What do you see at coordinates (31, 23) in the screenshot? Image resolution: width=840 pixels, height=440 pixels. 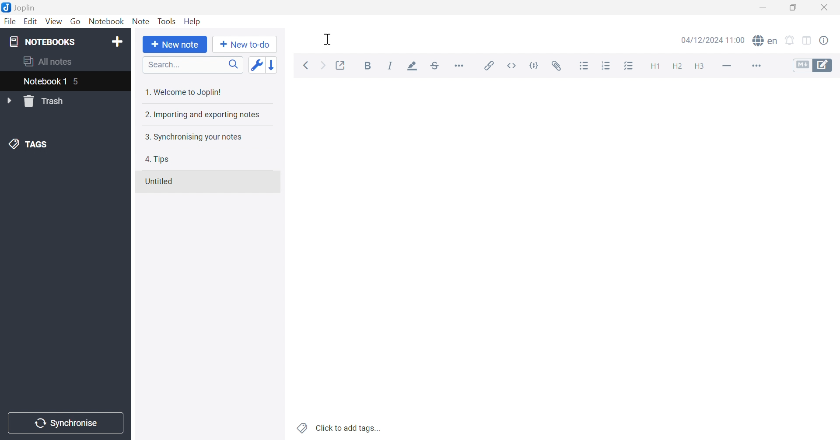 I see `Edit` at bounding box center [31, 23].